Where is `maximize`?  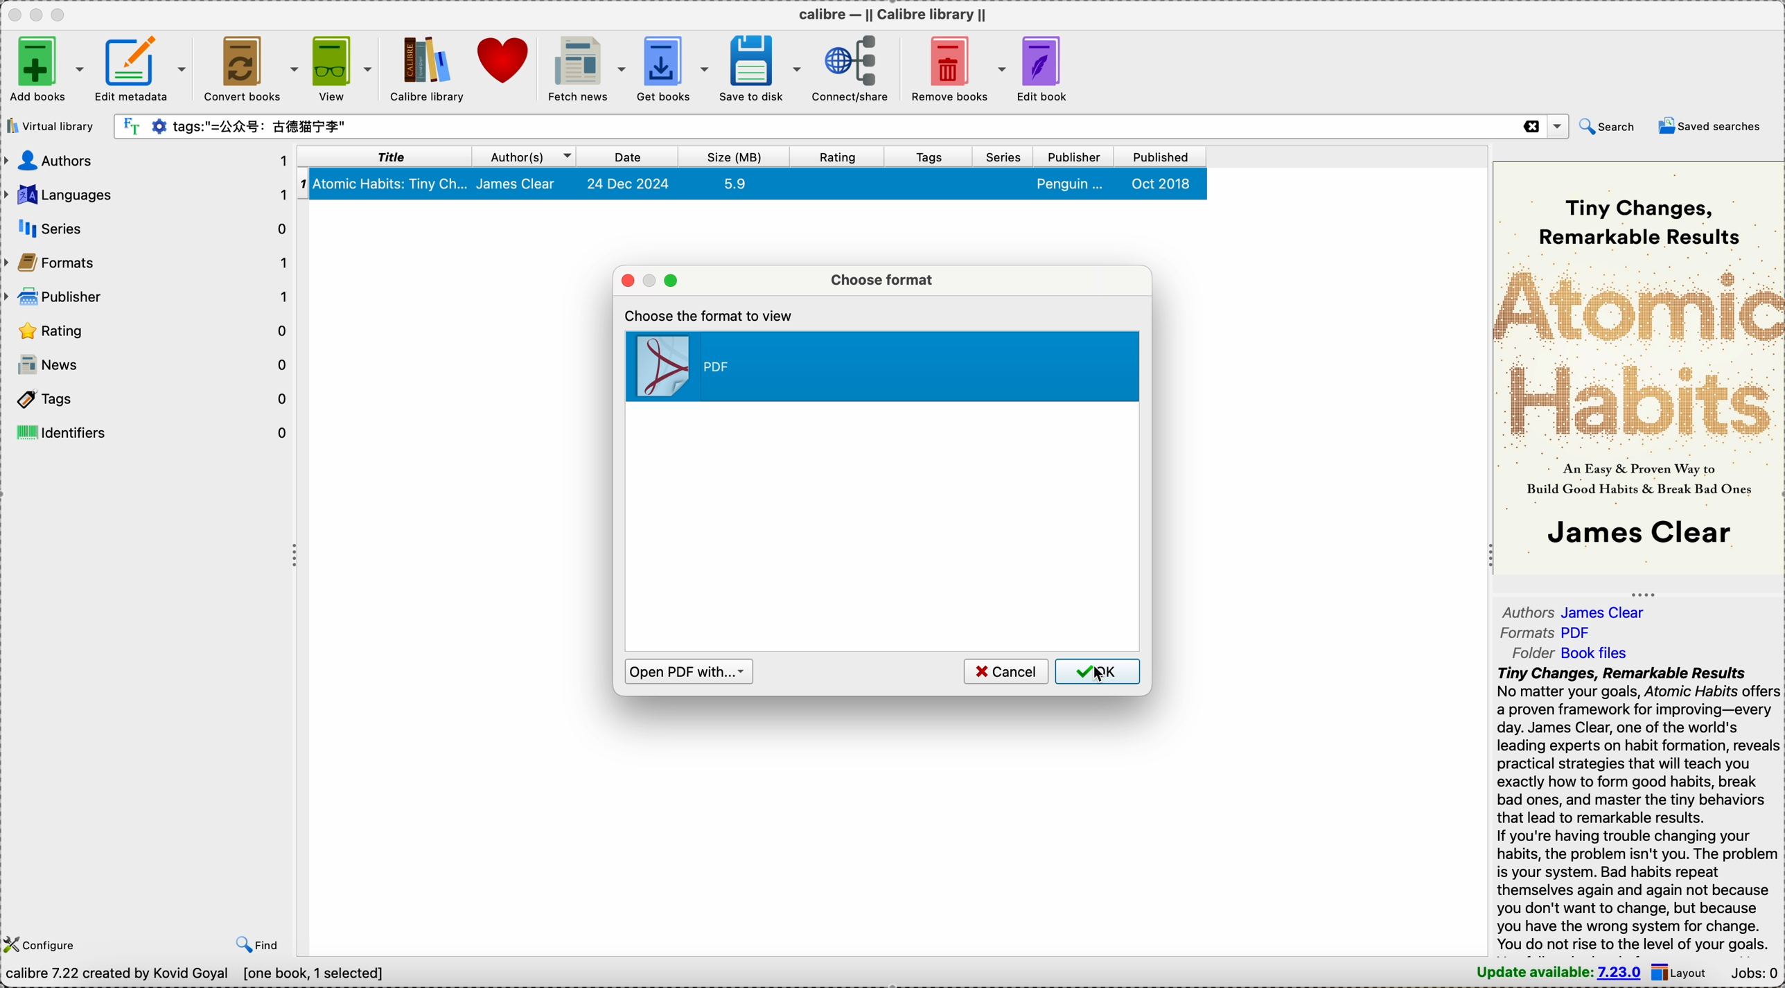
maximize is located at coordinates (60, 15).